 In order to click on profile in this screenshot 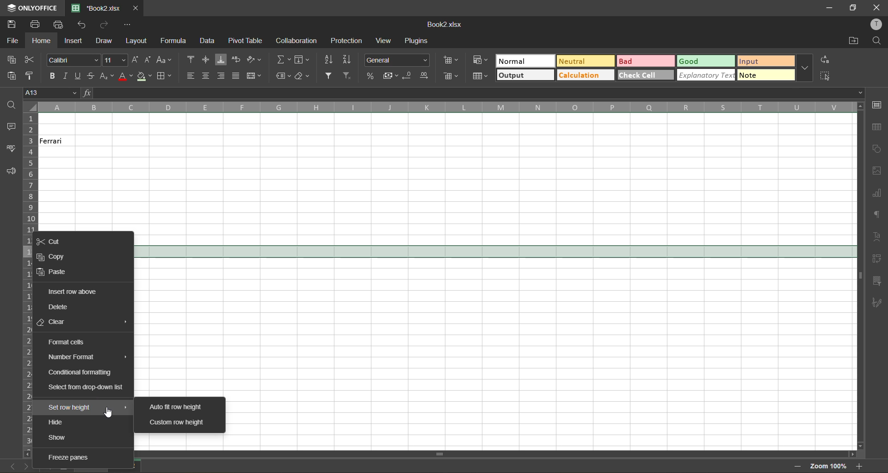, I will do `click(875, 25)`.